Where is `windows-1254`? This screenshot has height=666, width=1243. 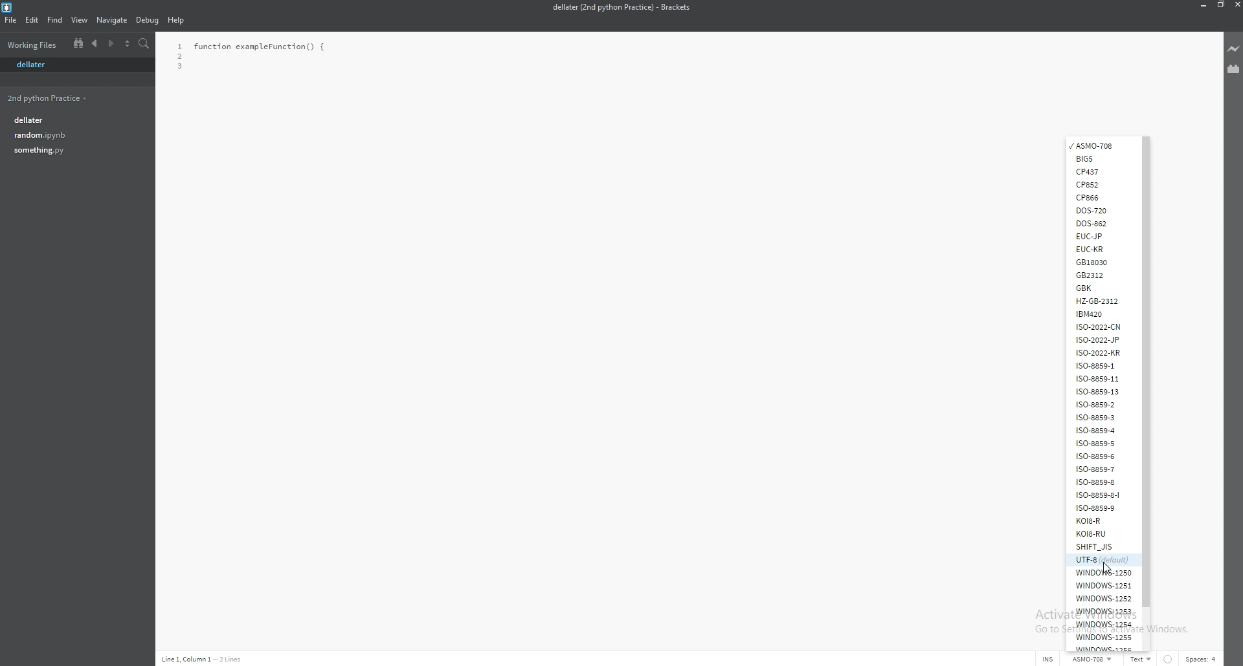
windows-1254 is located at coordinates (1104, 625).